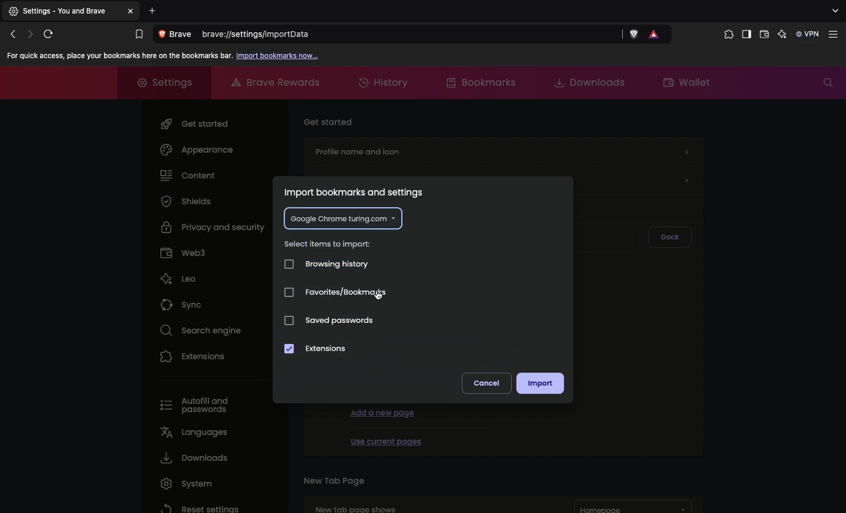  What do you see at coordinates (63, 12) in the screenshot?
I see `Settings` at bounding box center [63, 12].